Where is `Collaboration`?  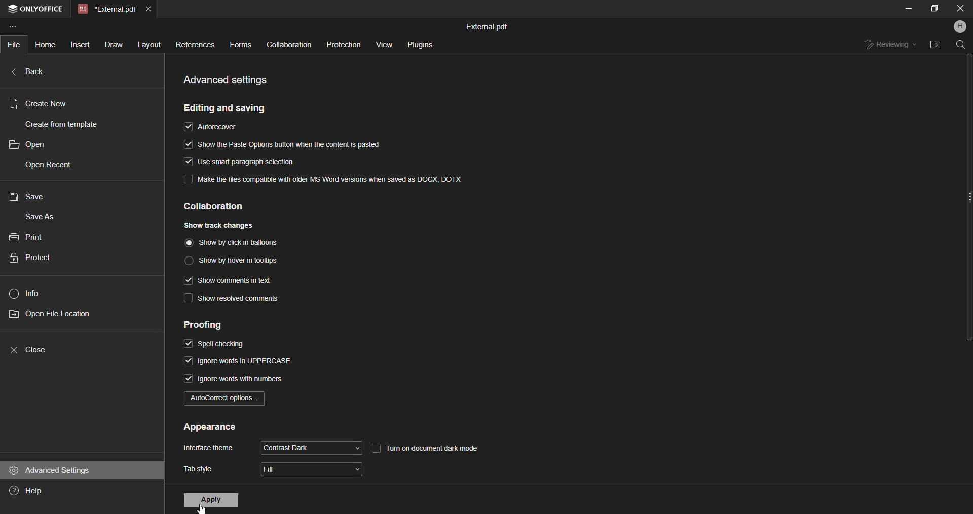
Collaboration is located at coordinates (287, 45).